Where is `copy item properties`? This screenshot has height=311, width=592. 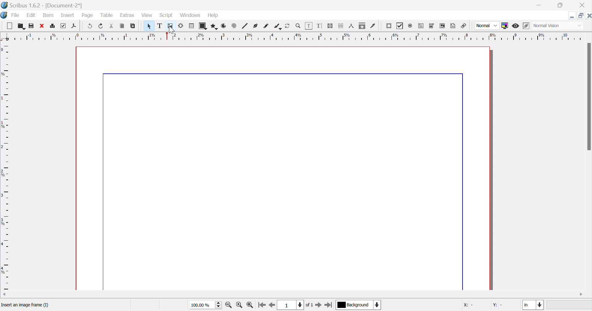
copy item properties is located at coordinates (362, 26).